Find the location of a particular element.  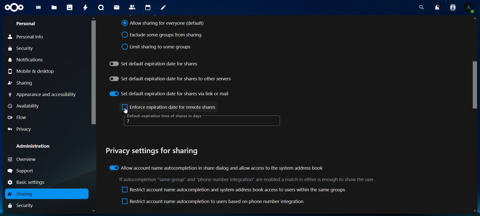

notes is located at coordinates (163, 8).